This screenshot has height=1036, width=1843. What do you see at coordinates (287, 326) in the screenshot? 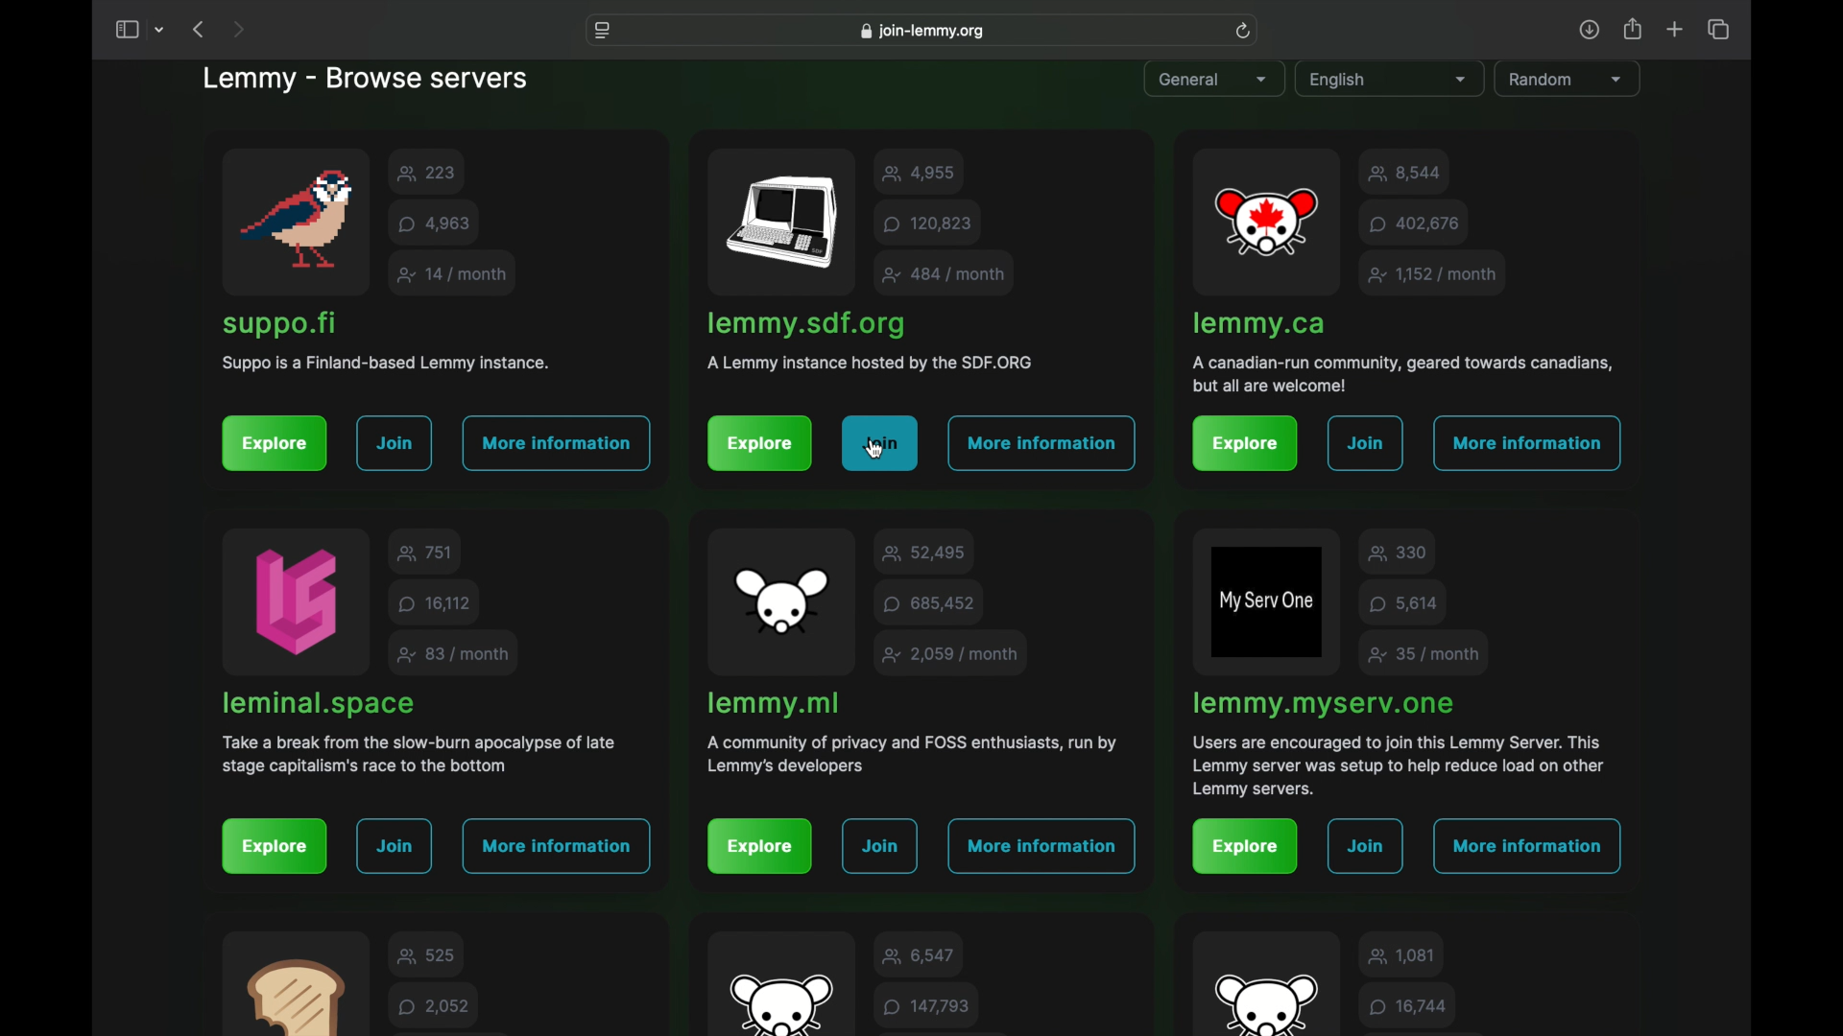
I see `lemmy server` at bounding box center [287, 326].